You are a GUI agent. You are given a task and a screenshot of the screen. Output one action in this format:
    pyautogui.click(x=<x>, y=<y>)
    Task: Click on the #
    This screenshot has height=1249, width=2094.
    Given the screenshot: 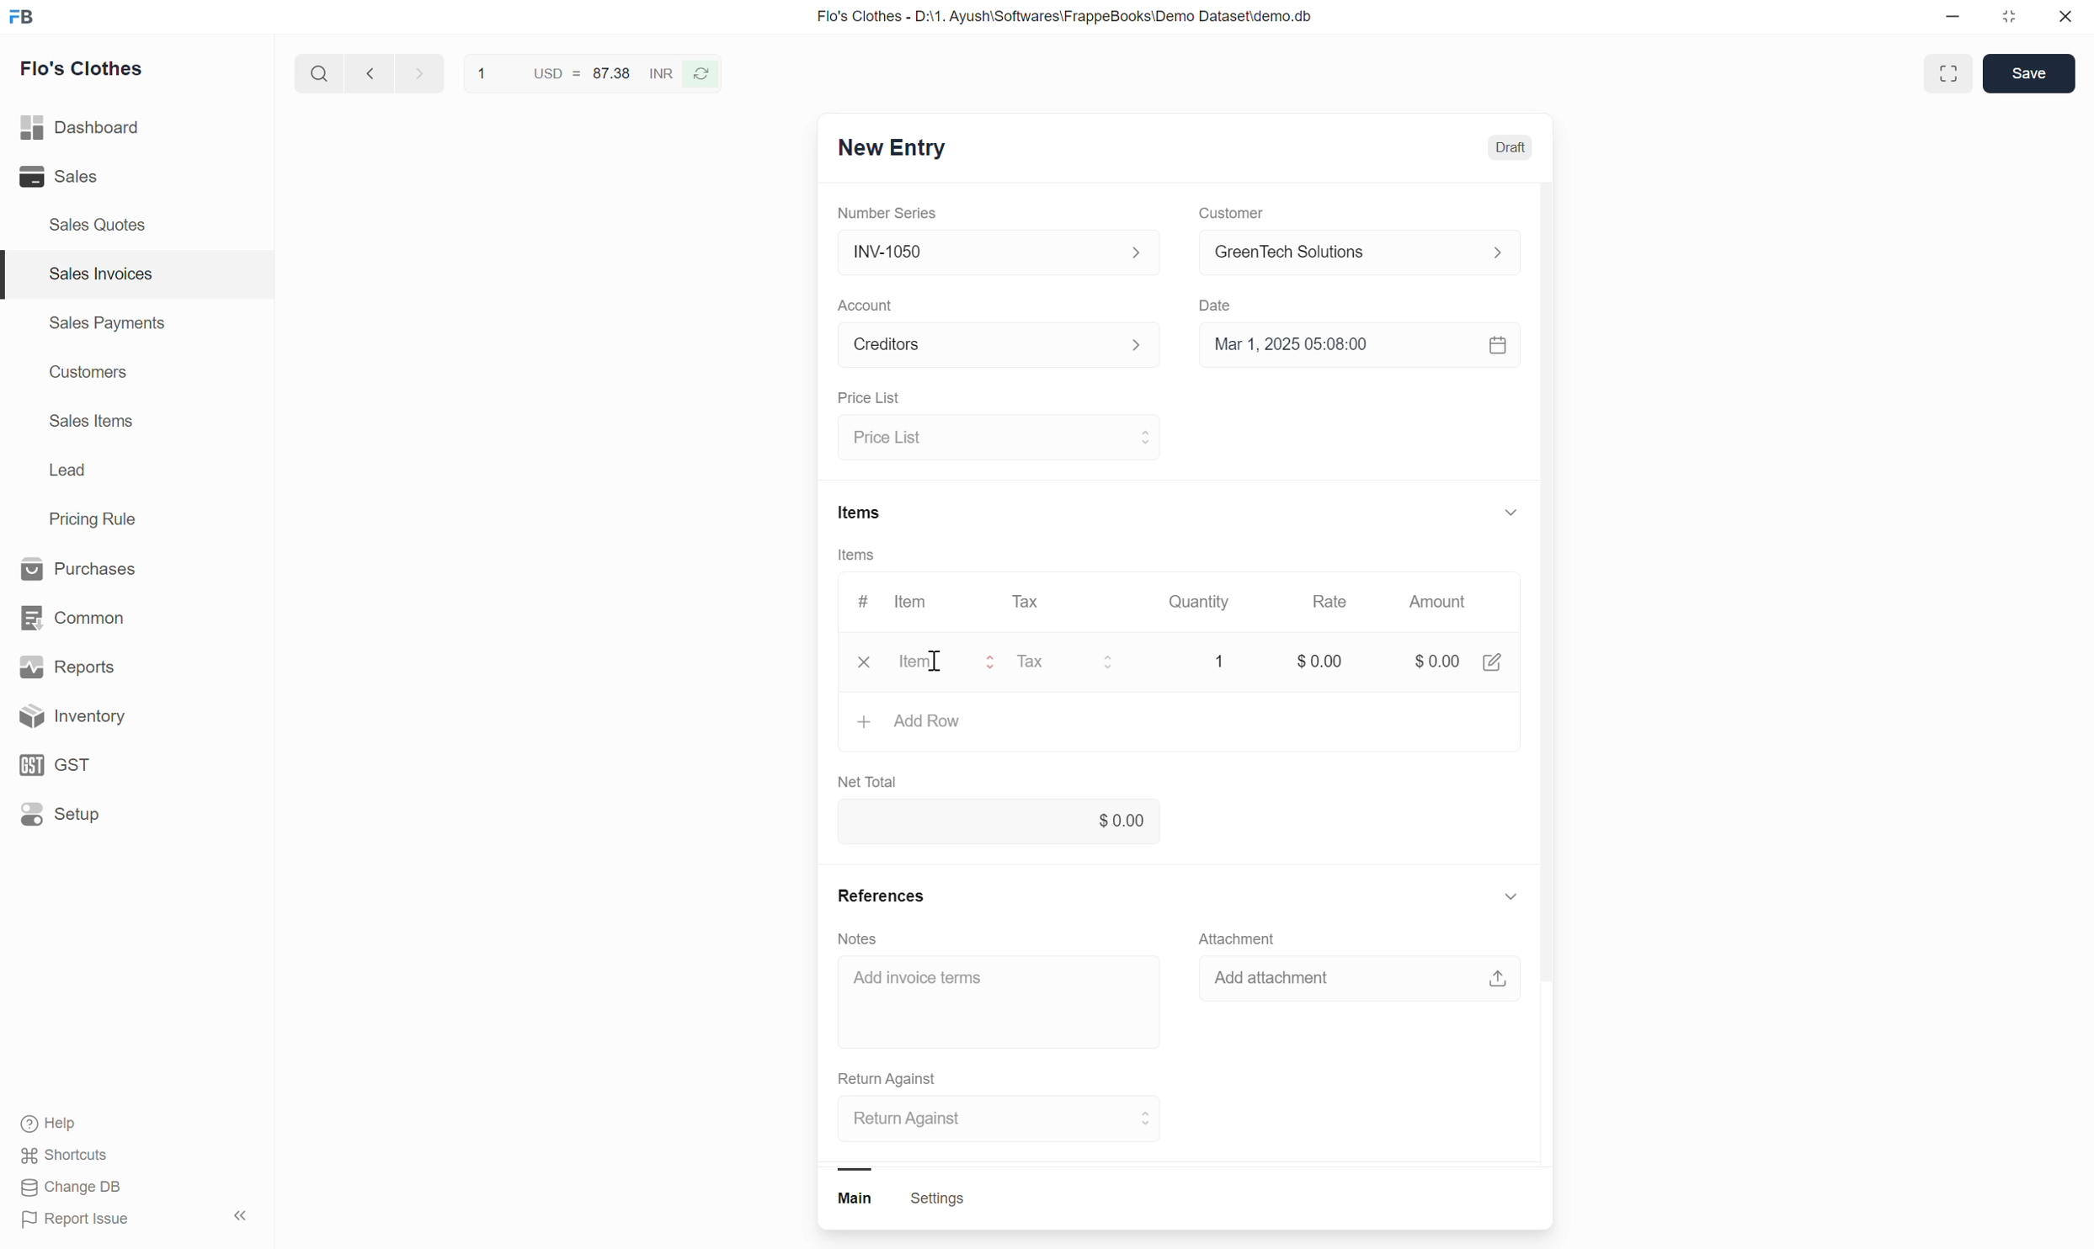 What is the action you would take?
    pyautogui.click(x=858, y=602)
    